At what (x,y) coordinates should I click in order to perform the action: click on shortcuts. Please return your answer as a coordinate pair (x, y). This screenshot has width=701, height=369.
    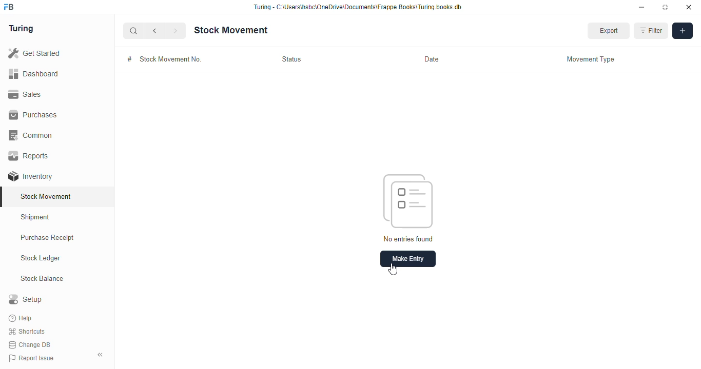
    Looking at the image, I should click on (27, 332).